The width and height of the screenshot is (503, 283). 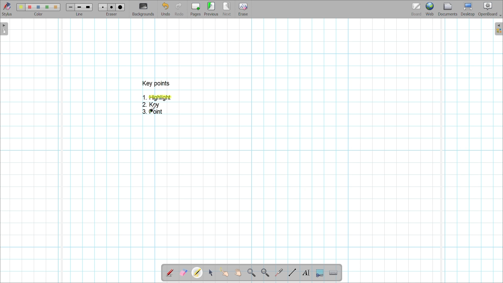 I want to click on color4, so click(x=47, y=7).